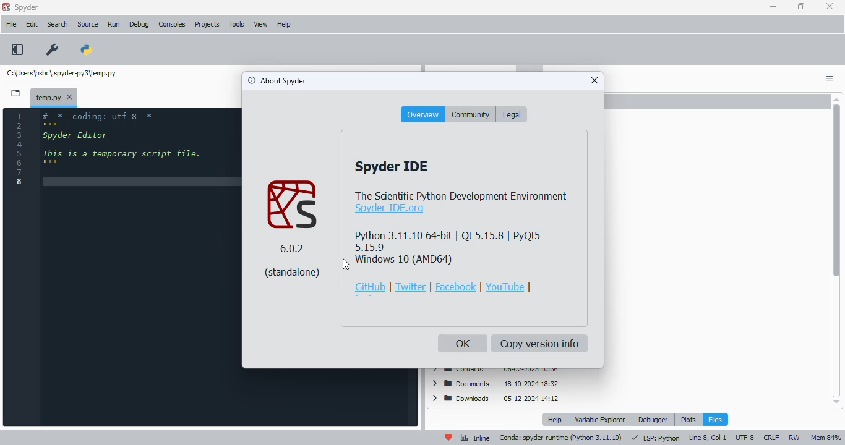  I want to click on legal, so click(511, 114).